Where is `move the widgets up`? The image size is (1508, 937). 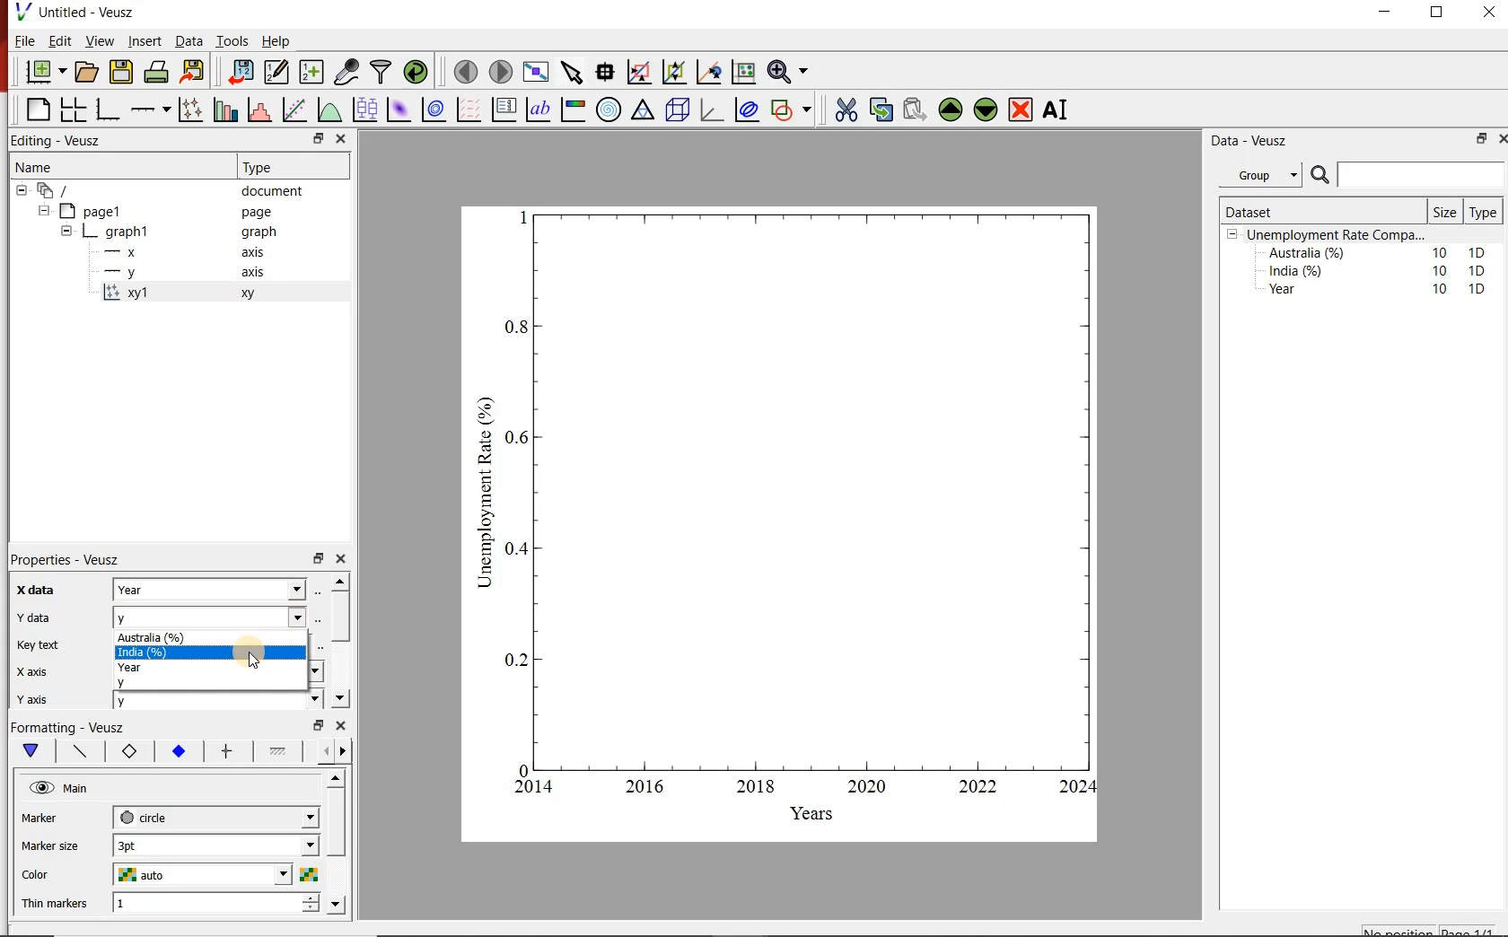 move the widgets up is located at coordinates (951, 109).